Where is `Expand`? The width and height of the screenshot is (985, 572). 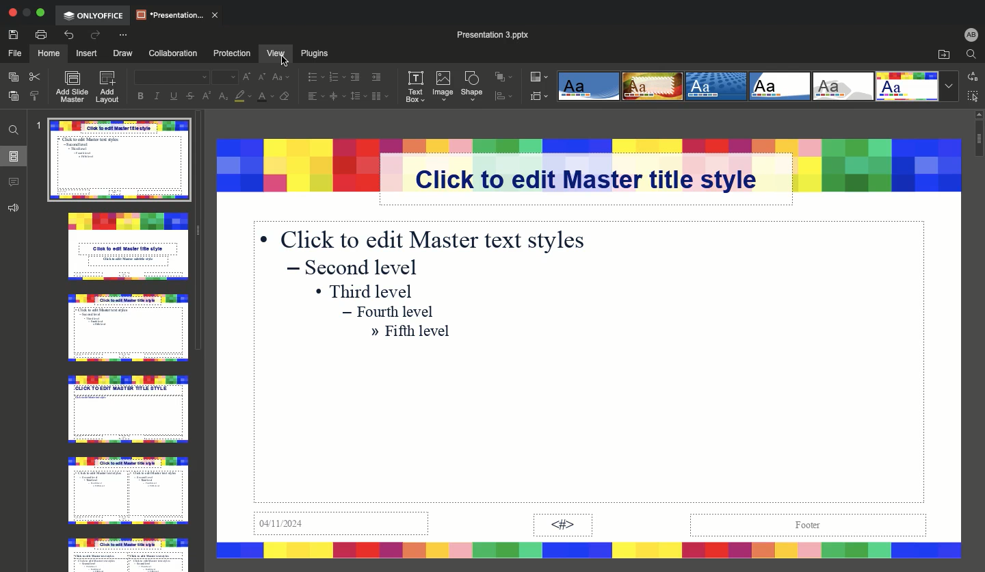
Expand is located at coordinates (40, 13).